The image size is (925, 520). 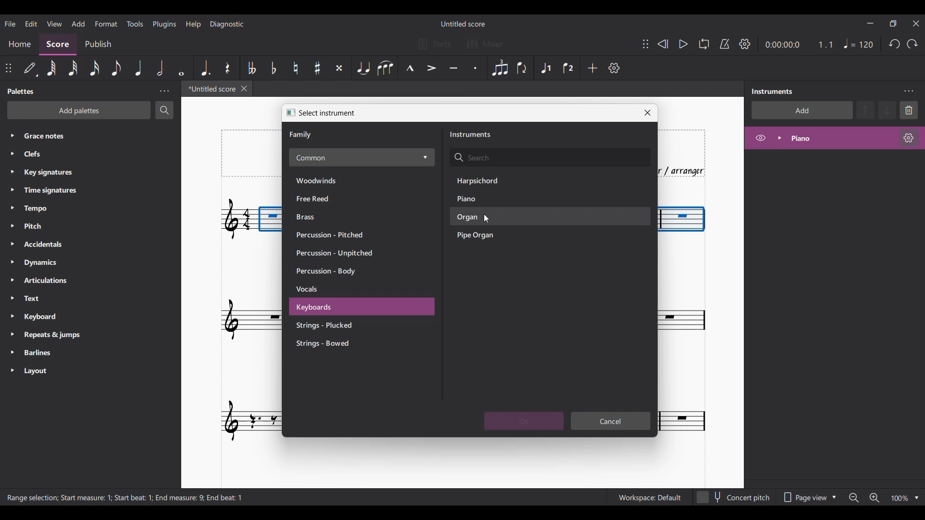 I want to click on Zoom options, so click(x=916, y=498).